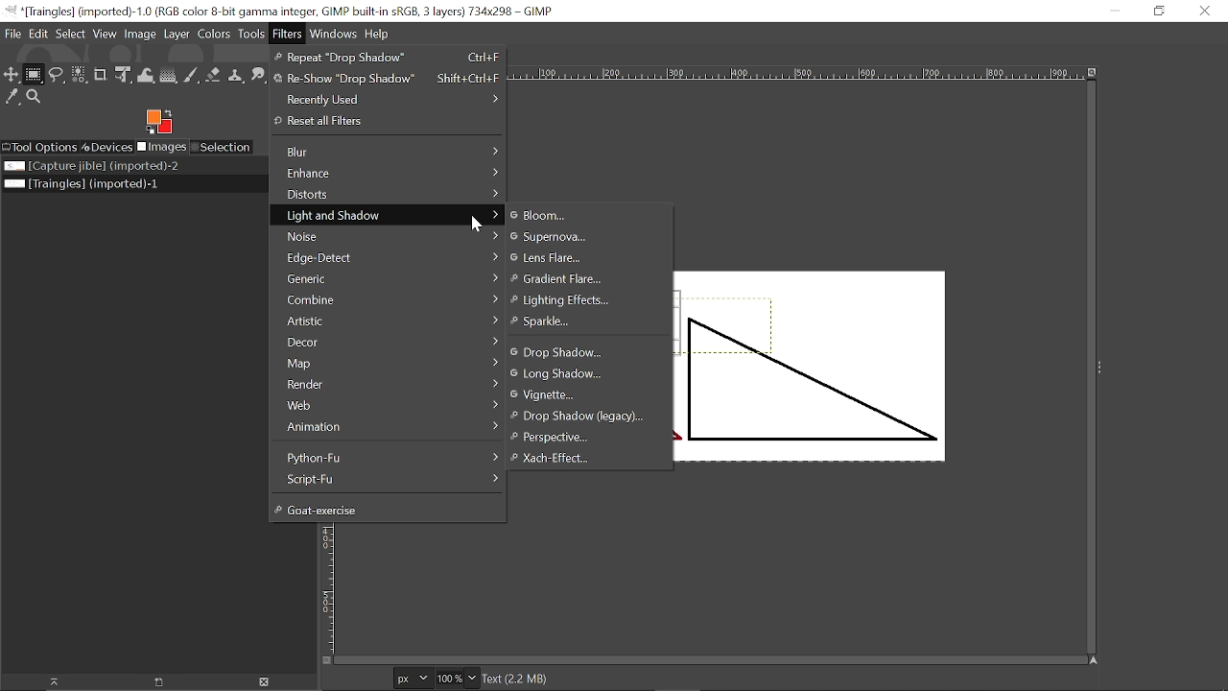  I want to click on Xach-Effect, so click(578, 460).